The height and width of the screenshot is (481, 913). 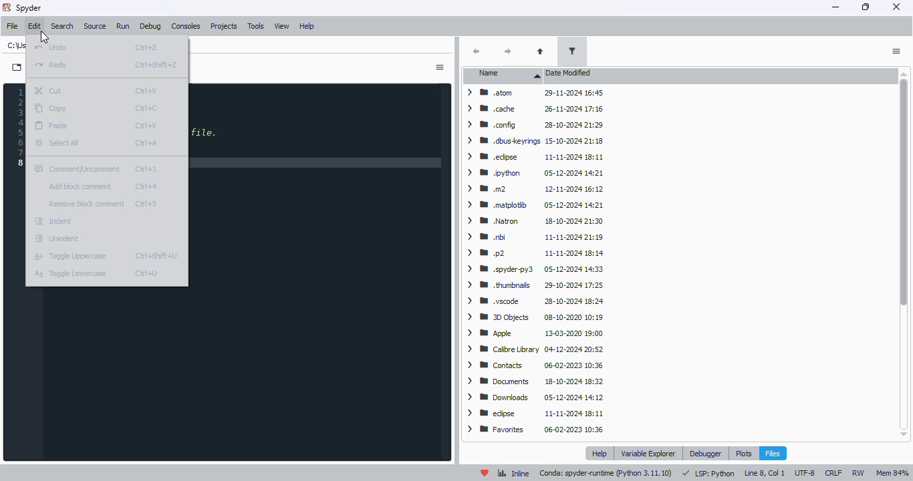 I want to click on parent, so click(x=539, y=52).